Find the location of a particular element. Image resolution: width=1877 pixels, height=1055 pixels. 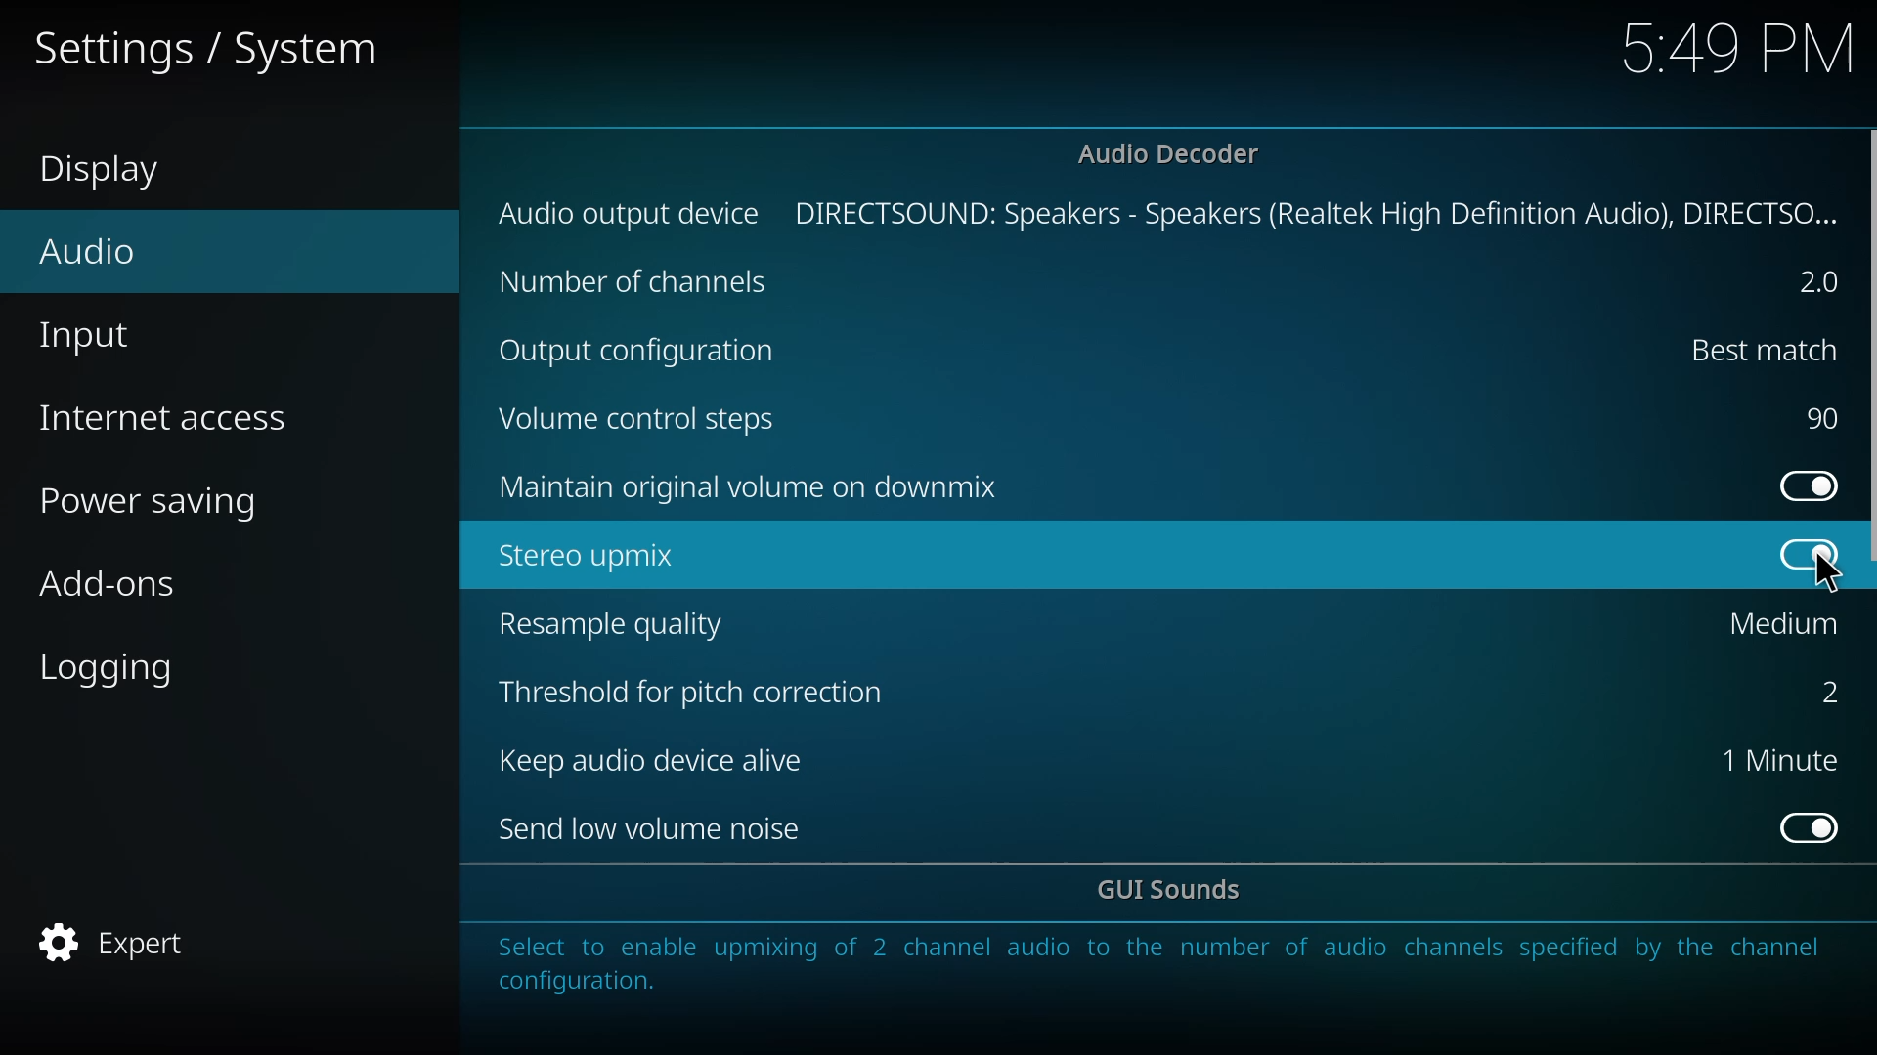

2 is located at coordinates (1825, 692).